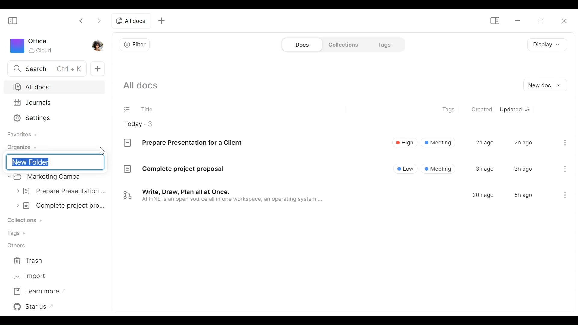  I want to click on menu icon, so click(565, 168).